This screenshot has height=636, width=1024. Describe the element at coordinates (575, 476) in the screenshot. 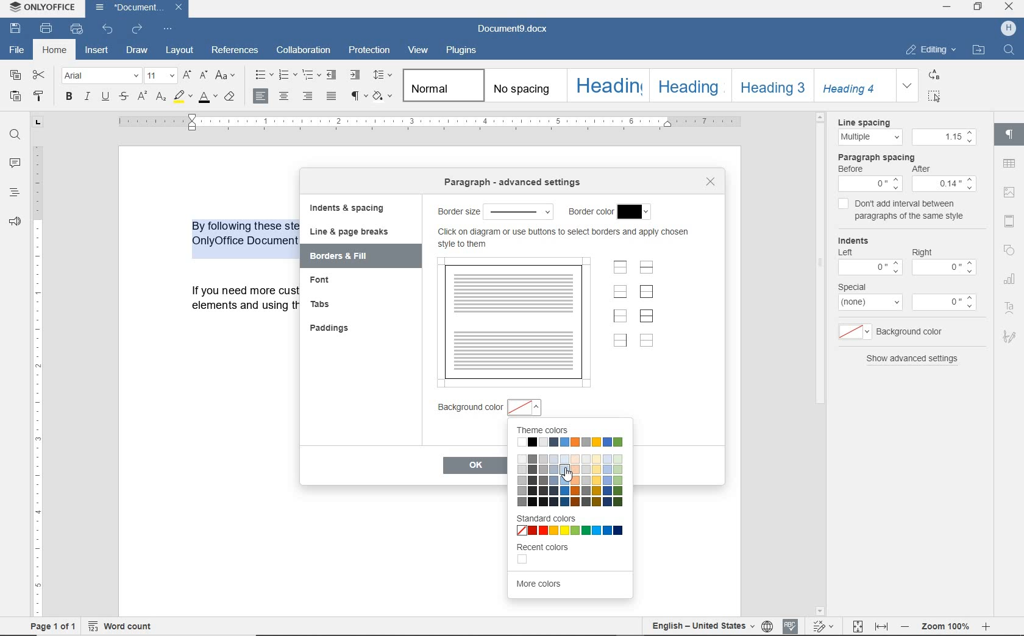

I see `cursor` at that location.